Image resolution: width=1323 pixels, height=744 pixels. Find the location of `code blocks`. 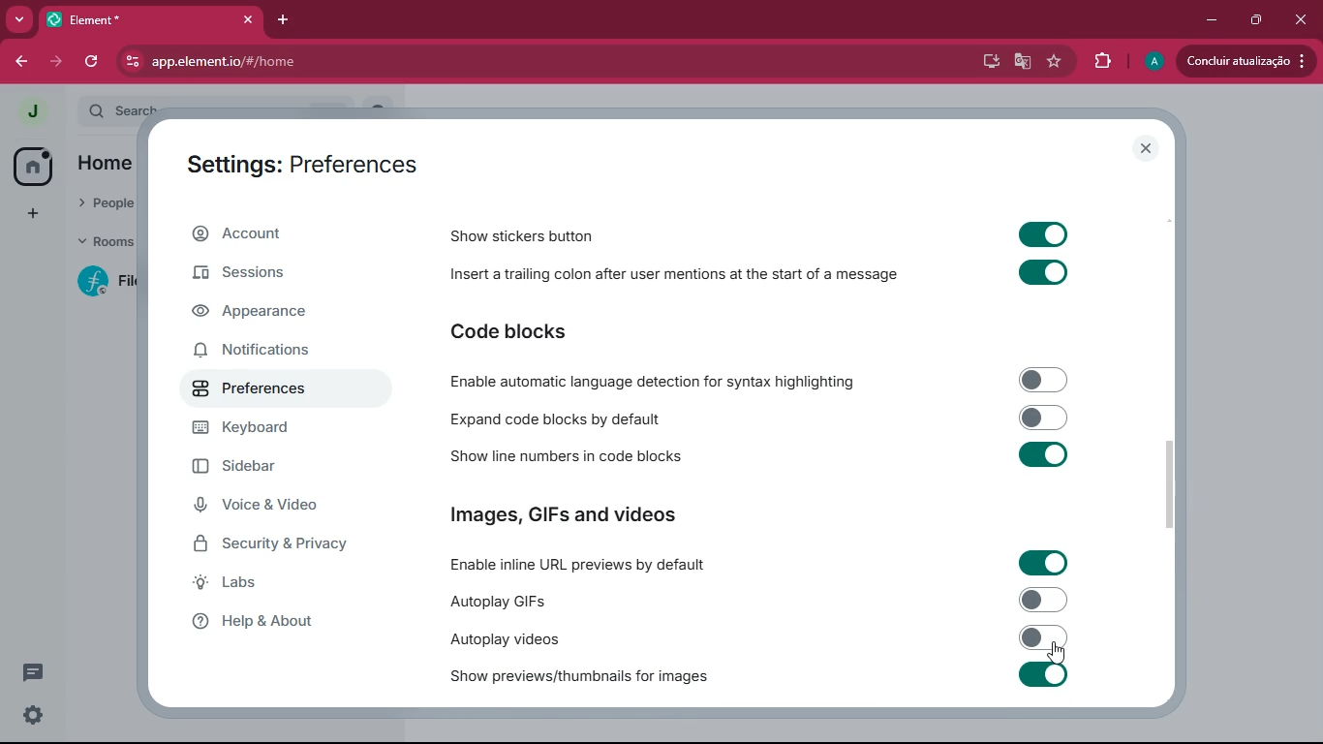

code blocks is located at coordinates (509, 330).